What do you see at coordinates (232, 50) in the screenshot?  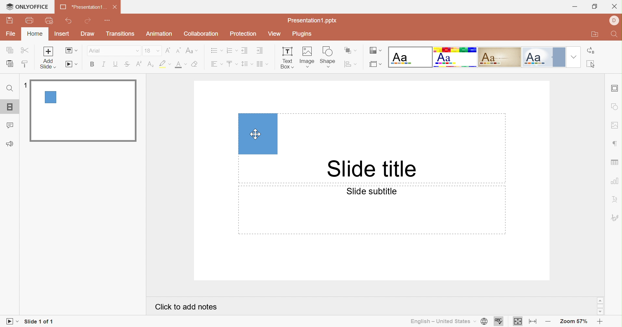 I see `Numbering` at bounding box center [232, 50].